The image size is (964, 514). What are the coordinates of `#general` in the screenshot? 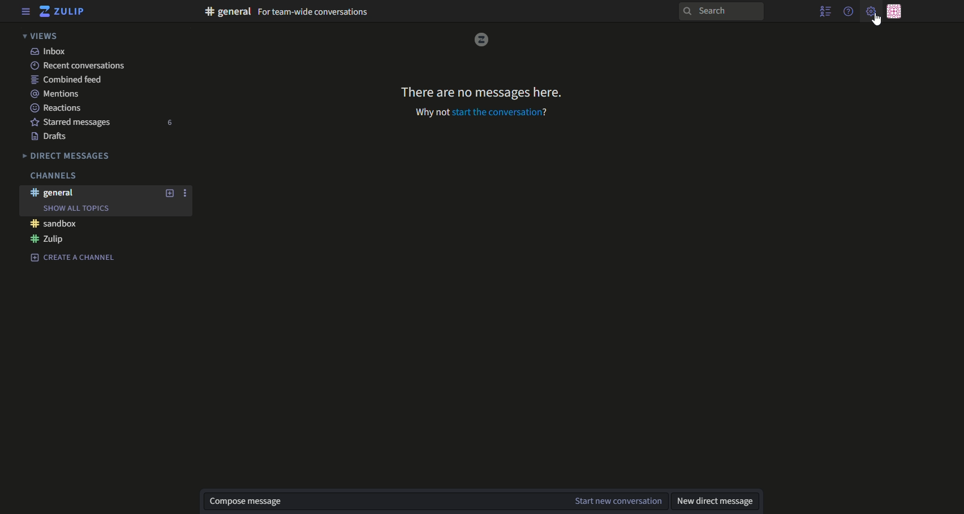 It's located at (54, 193).